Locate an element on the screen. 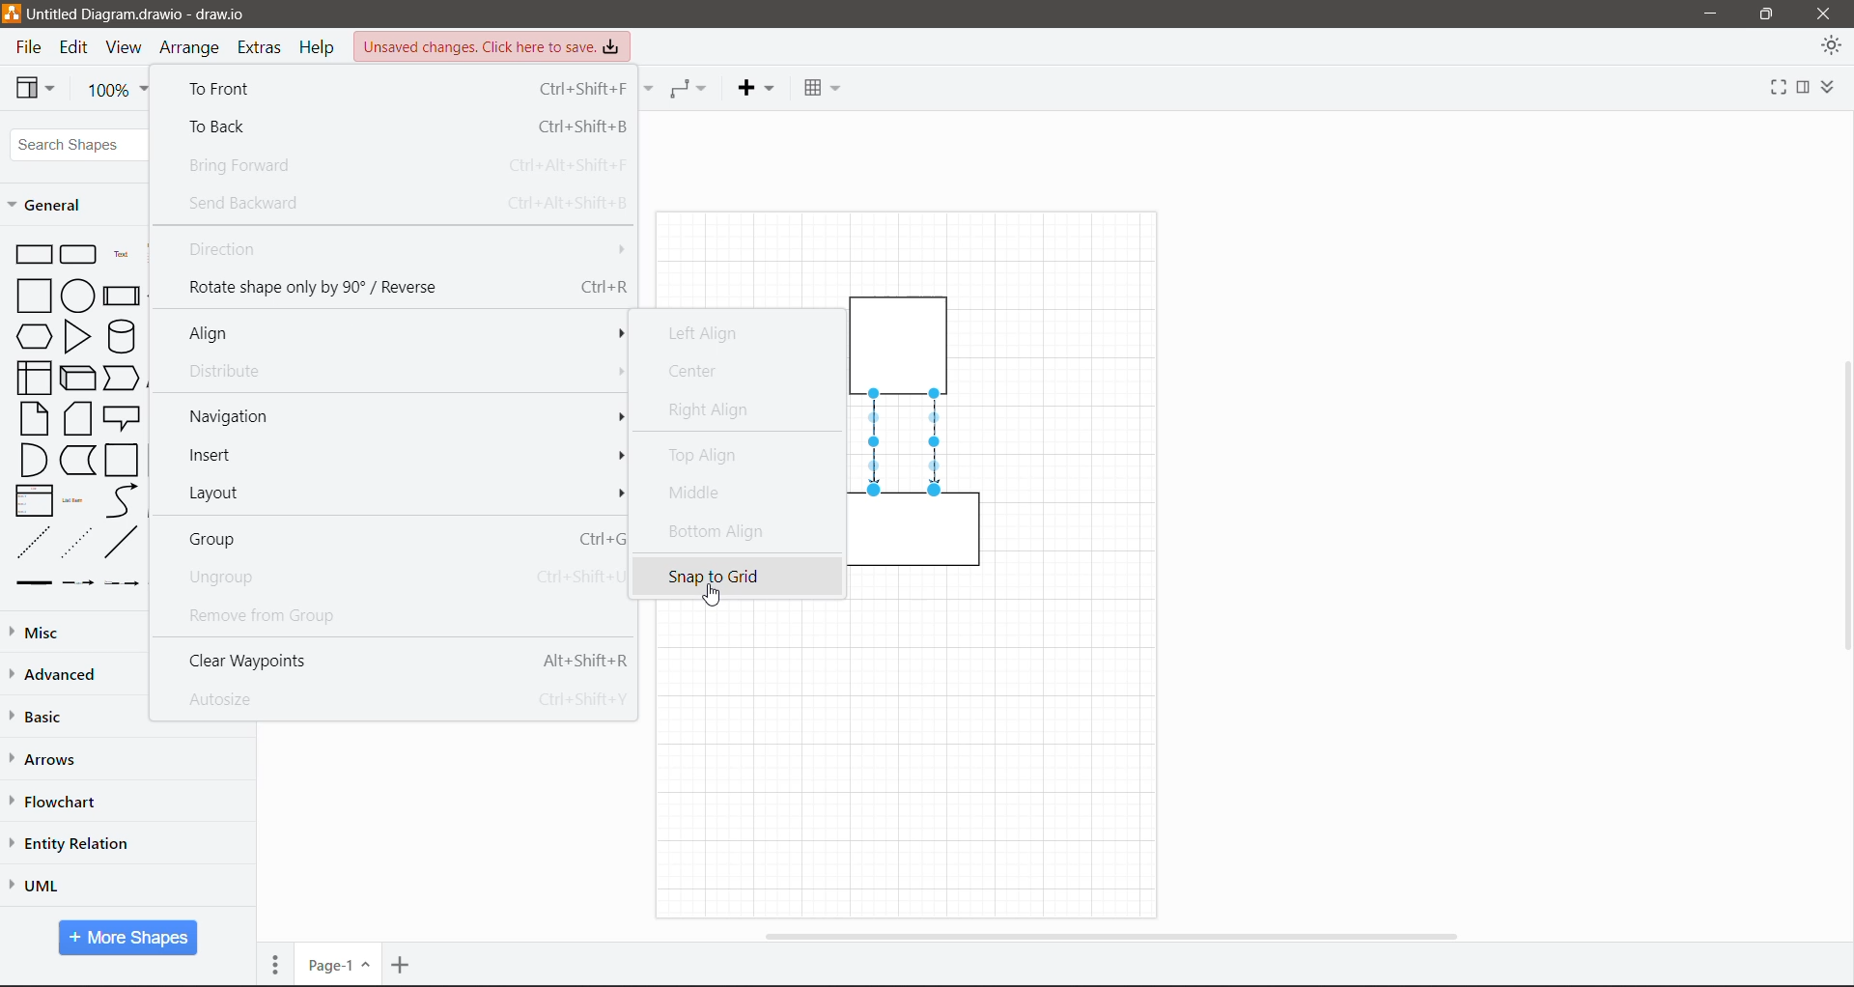 This screenshot has width=1854, height=987. dotted line is located at coordinates (76, 542).